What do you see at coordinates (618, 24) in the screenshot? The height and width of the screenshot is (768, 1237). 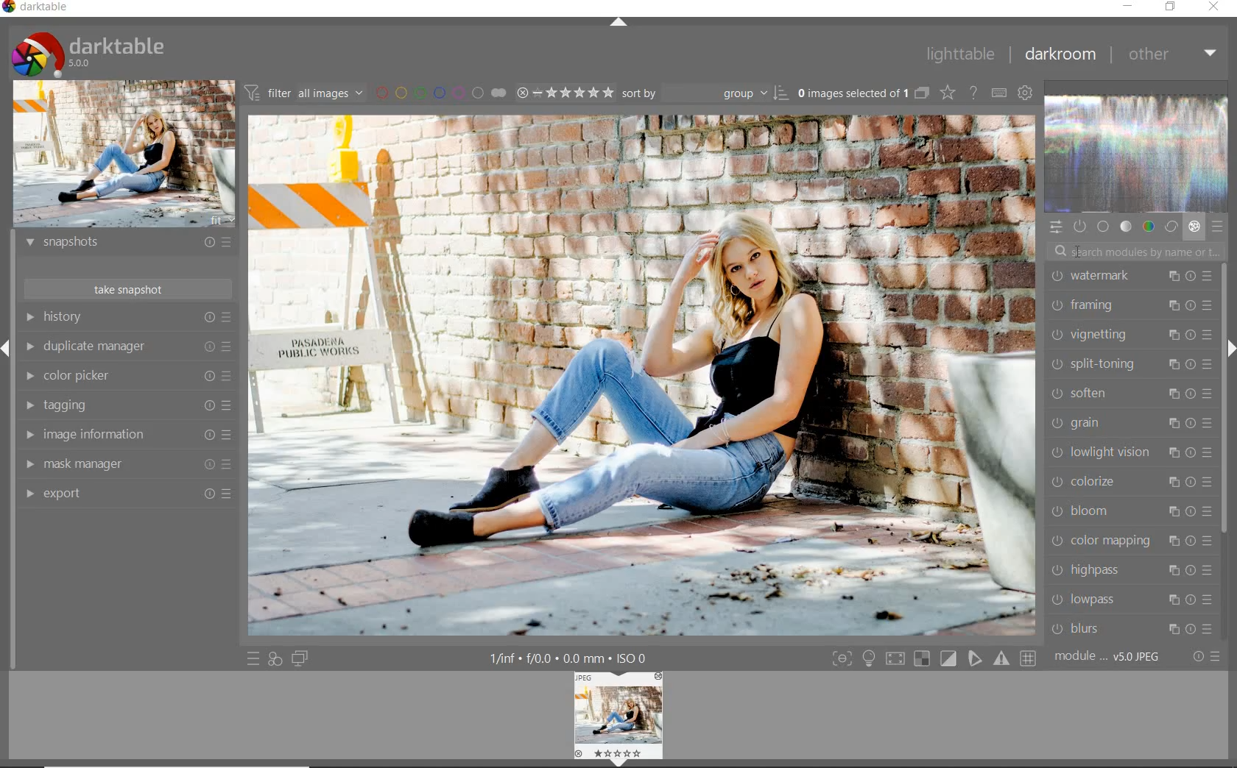 I see `expand/collapse` at bounding box center [618, 24].